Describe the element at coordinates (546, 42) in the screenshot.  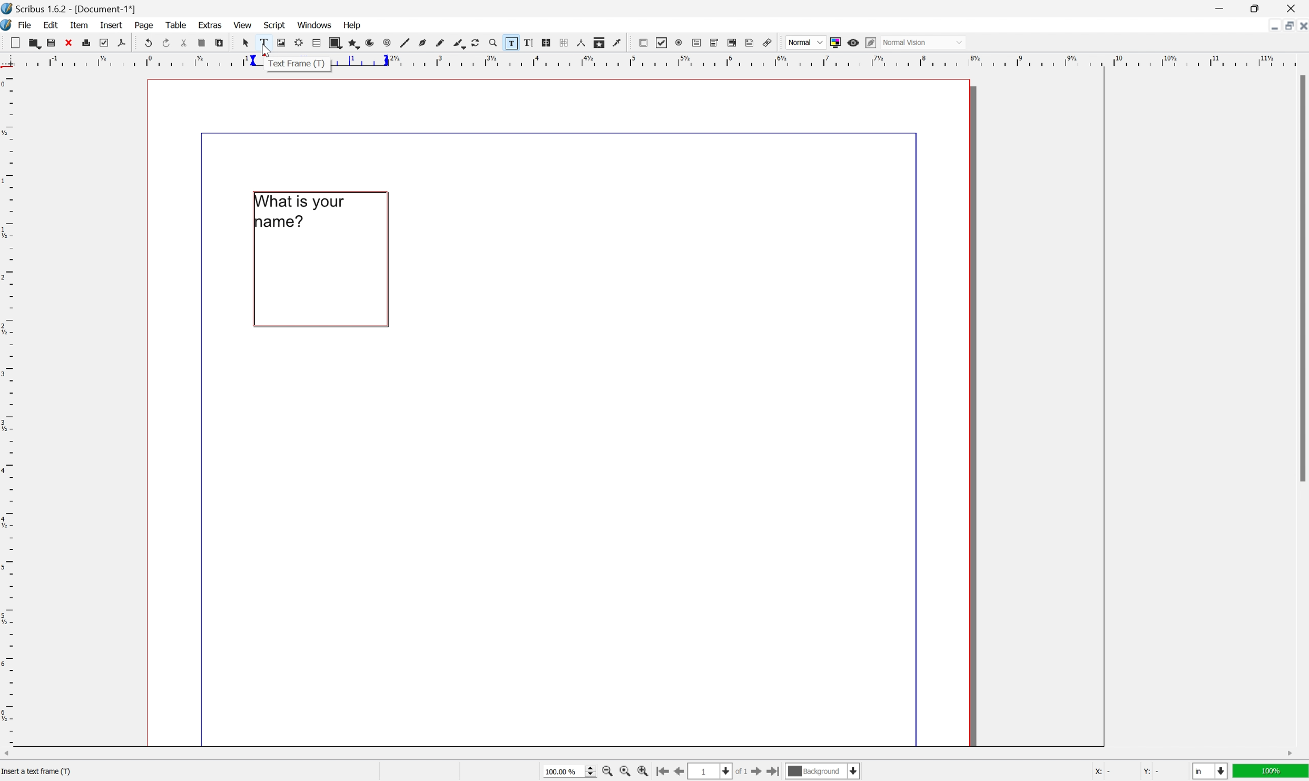
I see `link text frames` at that location.